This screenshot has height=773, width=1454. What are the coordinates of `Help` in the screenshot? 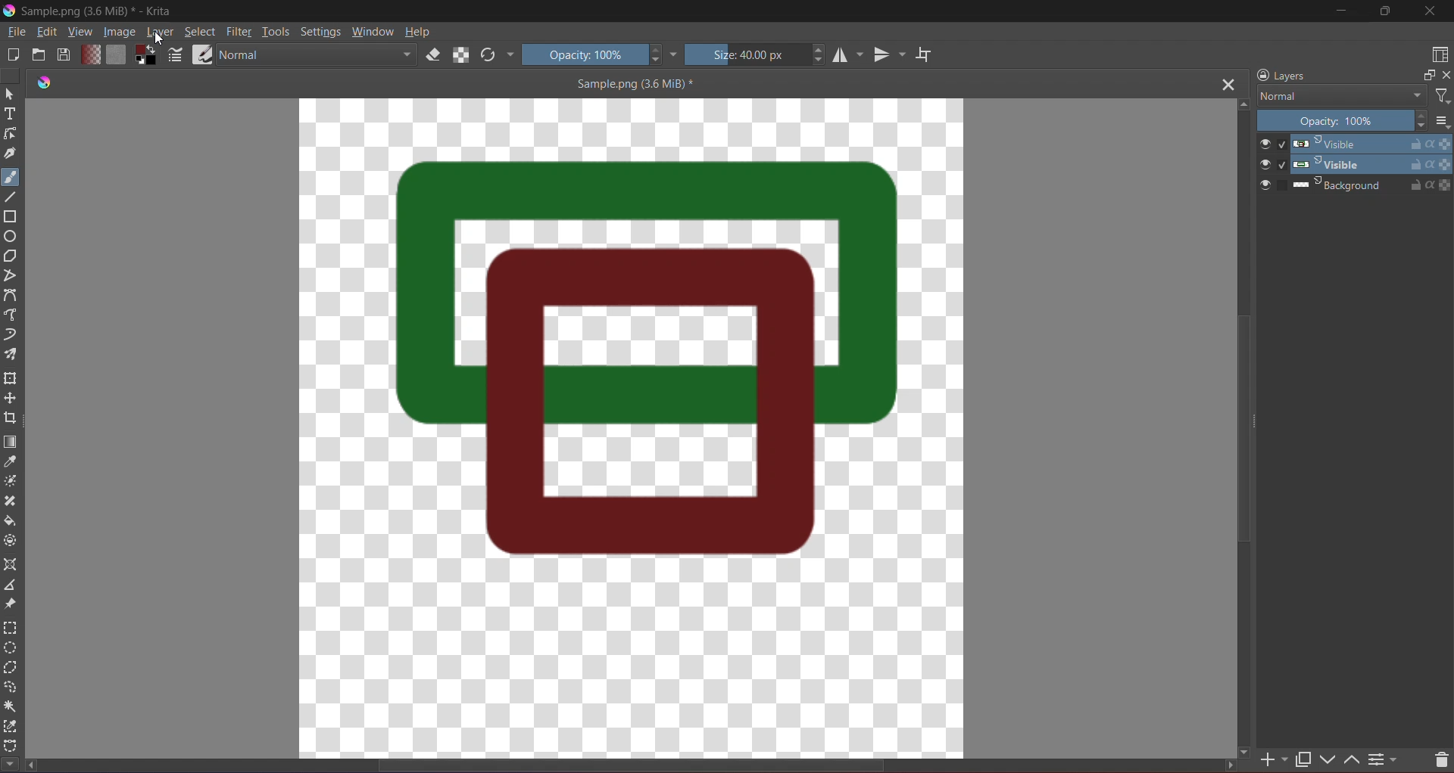 It's located at (420, 31).